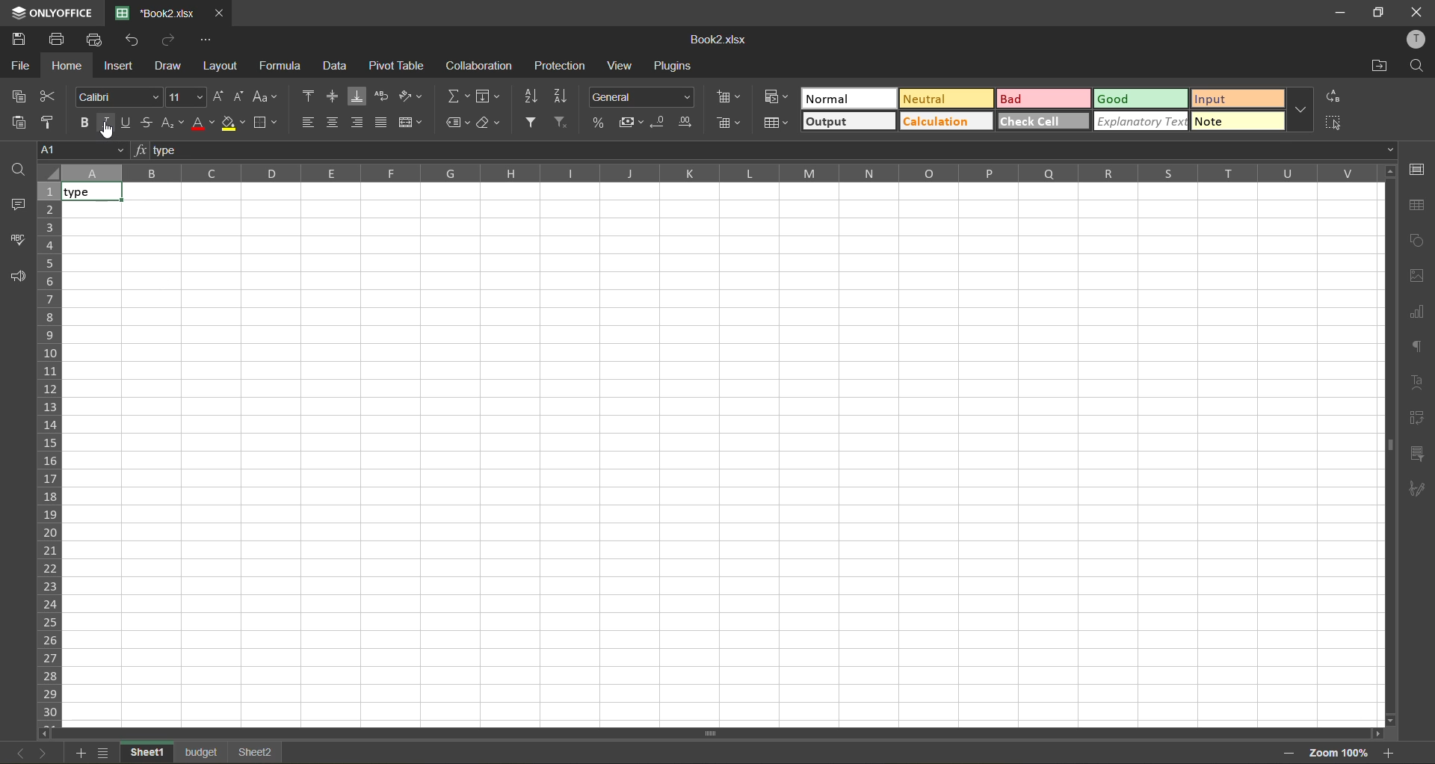 The height and width of the screenshot is (764, 1435). What do you see at coordinates (203, 123) in the screenshot?
I see `font color` at bounding box center [203, 123].